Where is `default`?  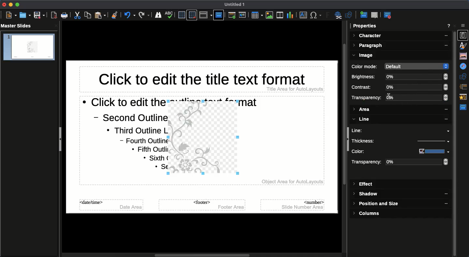 default is located at coordinates (416, 66).